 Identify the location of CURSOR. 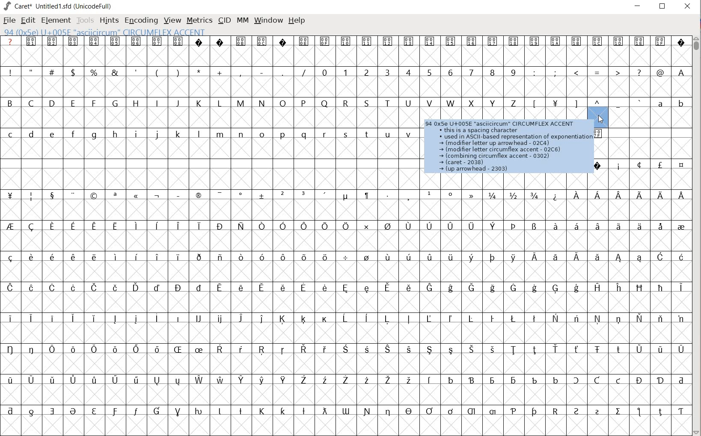
(600, 116).